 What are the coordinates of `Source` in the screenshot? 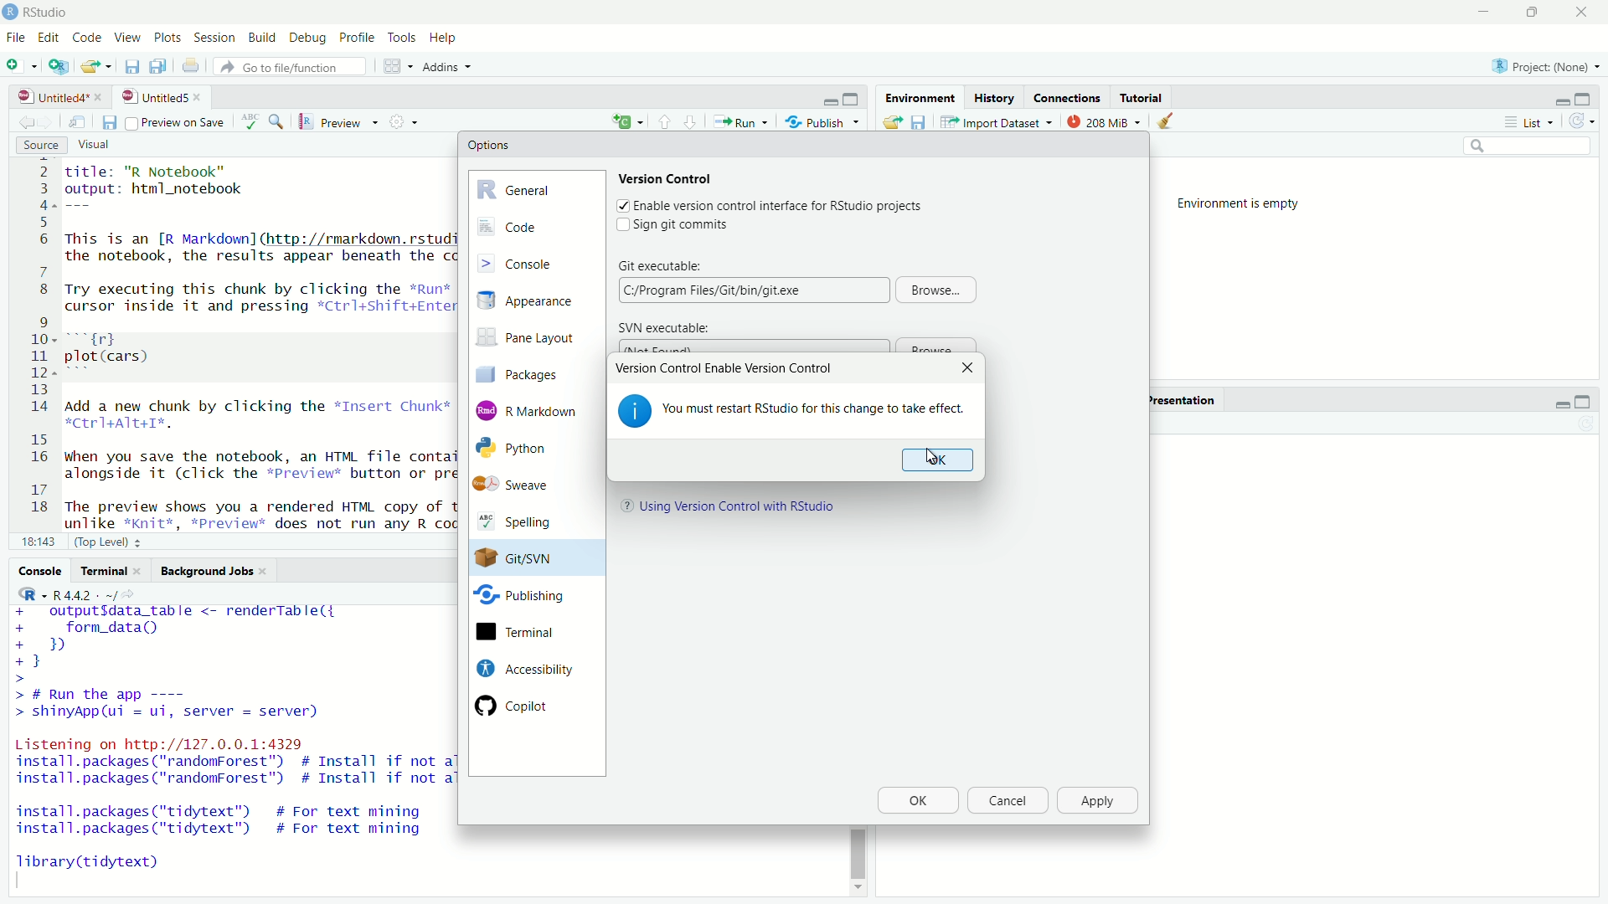 It's located at (42, 146).